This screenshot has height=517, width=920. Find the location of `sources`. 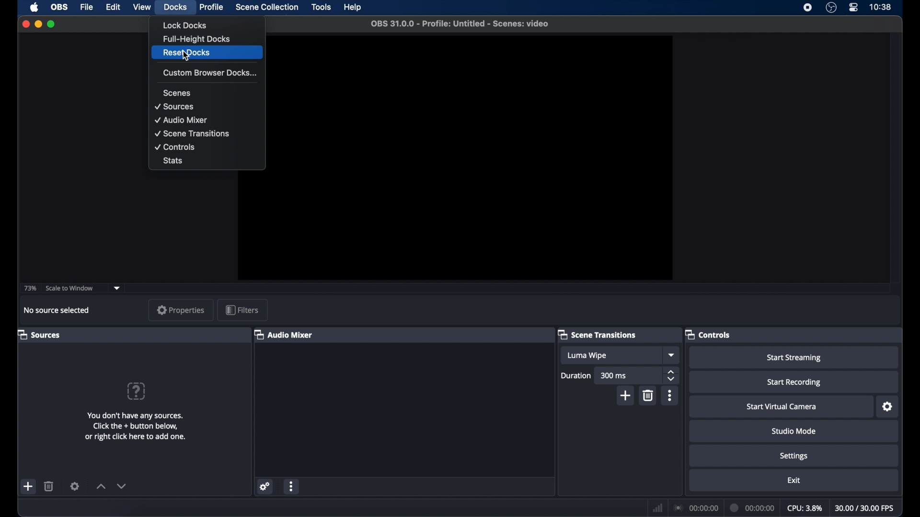

sources is located at coordinates (40, 334).